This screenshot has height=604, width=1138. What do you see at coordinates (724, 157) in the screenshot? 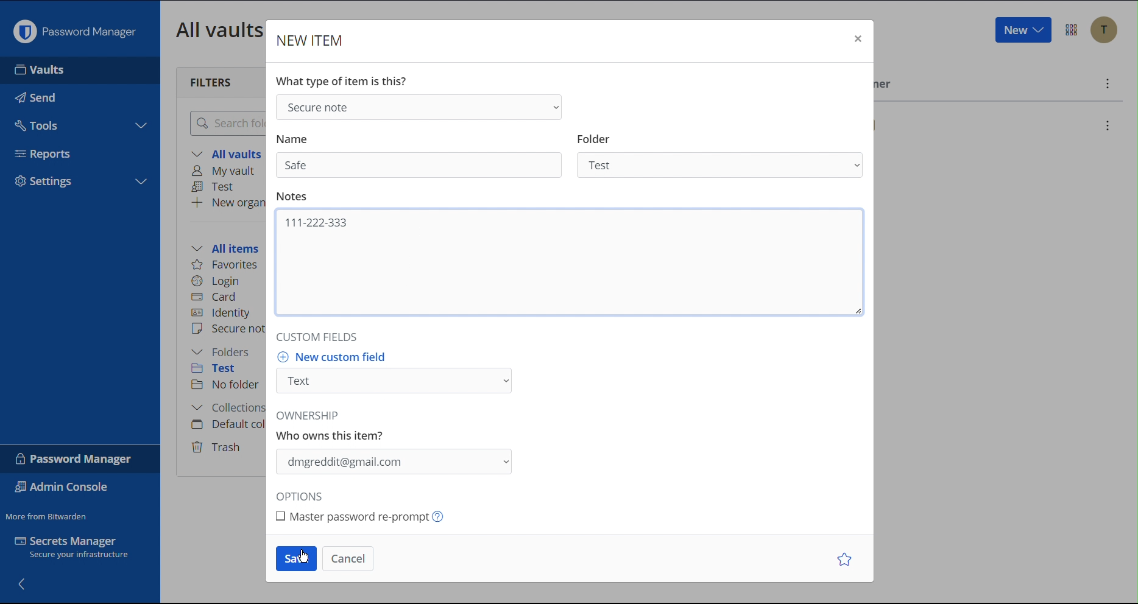
I see `Folder` at bounding box center [724, 157].